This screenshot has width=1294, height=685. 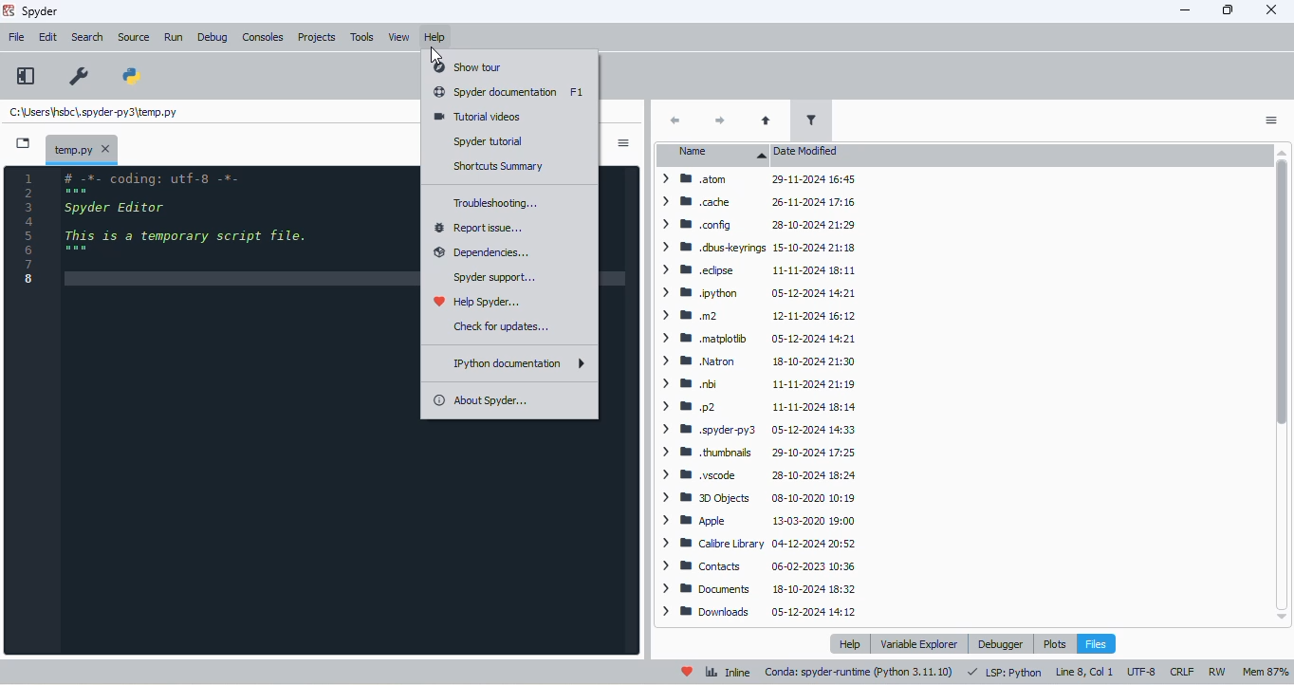 I want to click on about spyder, so click(x=480, y=400).